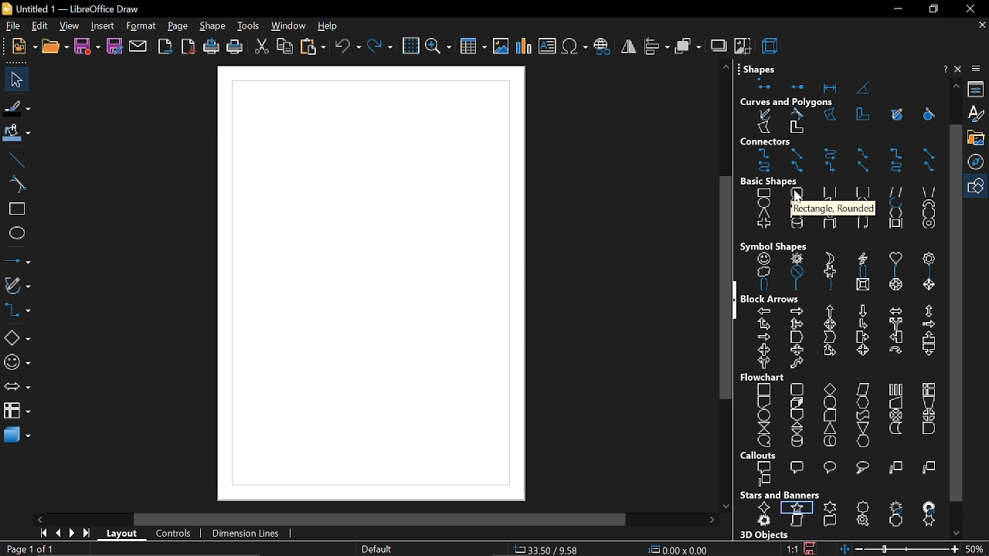  What do you see at coordinates (843, 122) in the screenshot?
I see `curves and polygons` at bounding box center [843, 122].